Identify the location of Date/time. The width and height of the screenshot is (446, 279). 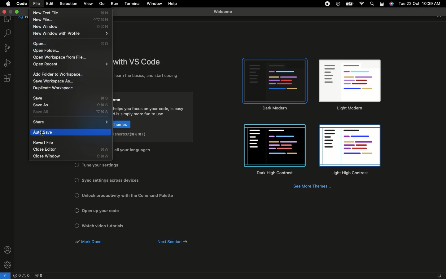
(420, 4).